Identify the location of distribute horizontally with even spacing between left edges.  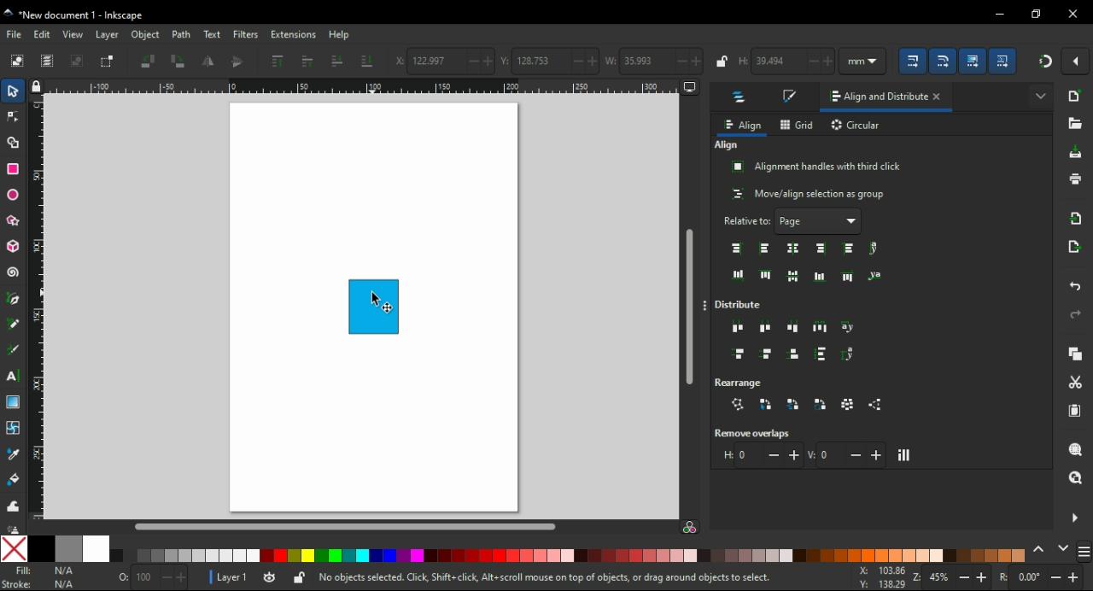
(737, 328).